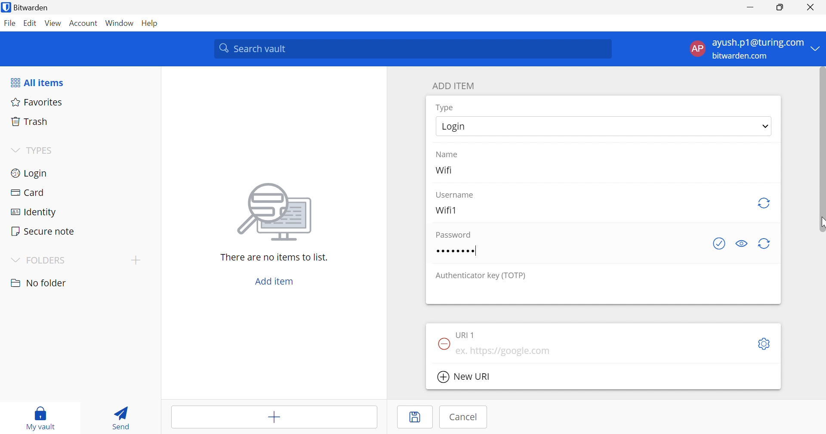 The width and height of the screenshot is (826, 434). Describe the element at coordinates (42, 152) in the screenshot. I see `TYPES` at that location.